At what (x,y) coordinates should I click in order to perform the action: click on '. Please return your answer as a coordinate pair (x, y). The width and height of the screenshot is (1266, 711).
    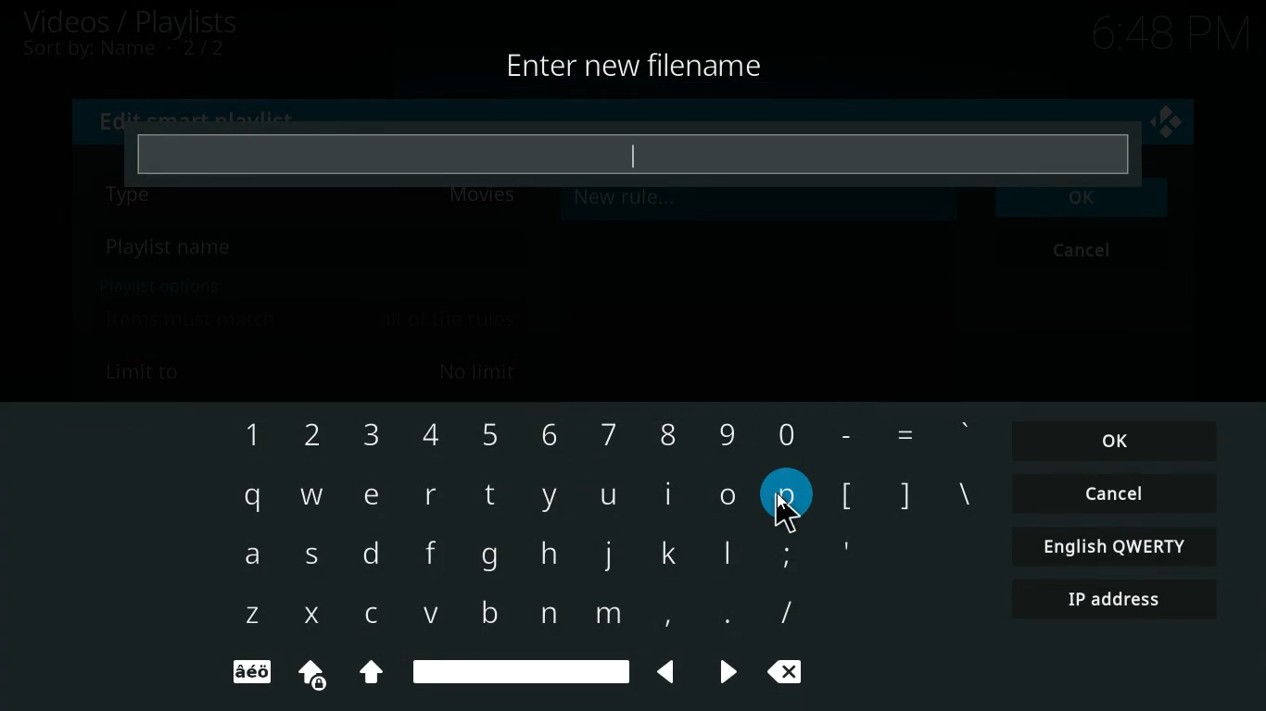
    Looking at the image, I should click on (845, 553).